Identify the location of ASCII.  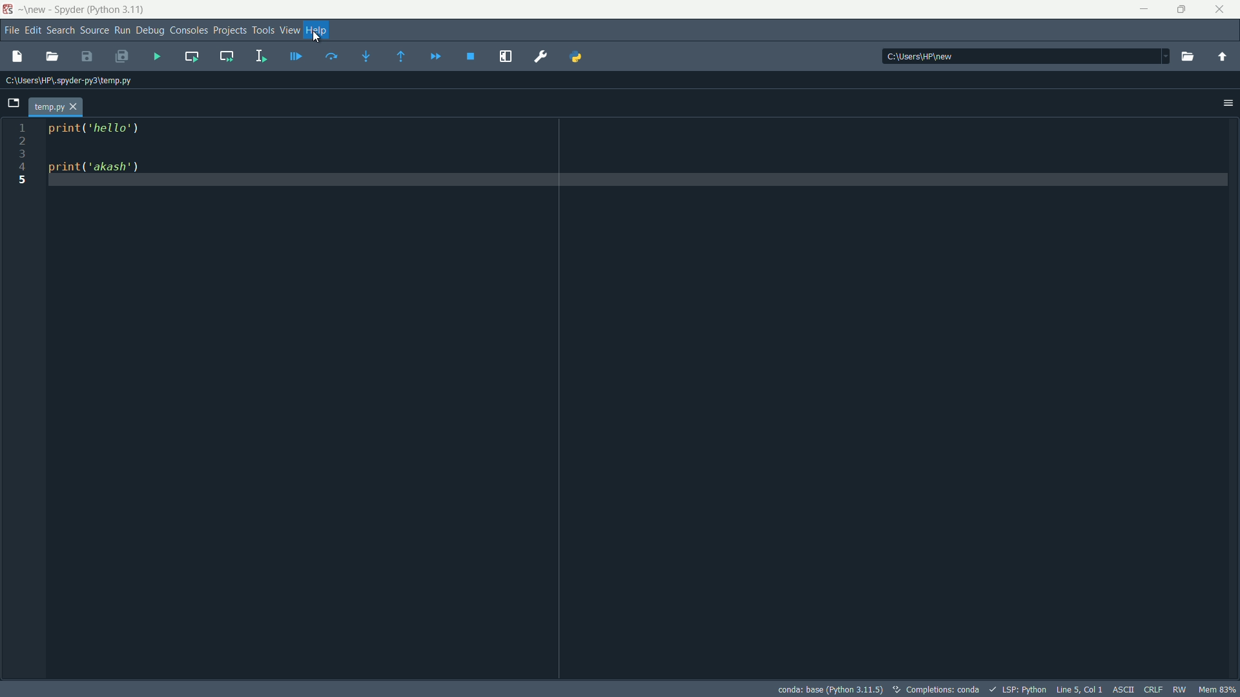
(1124, 689).